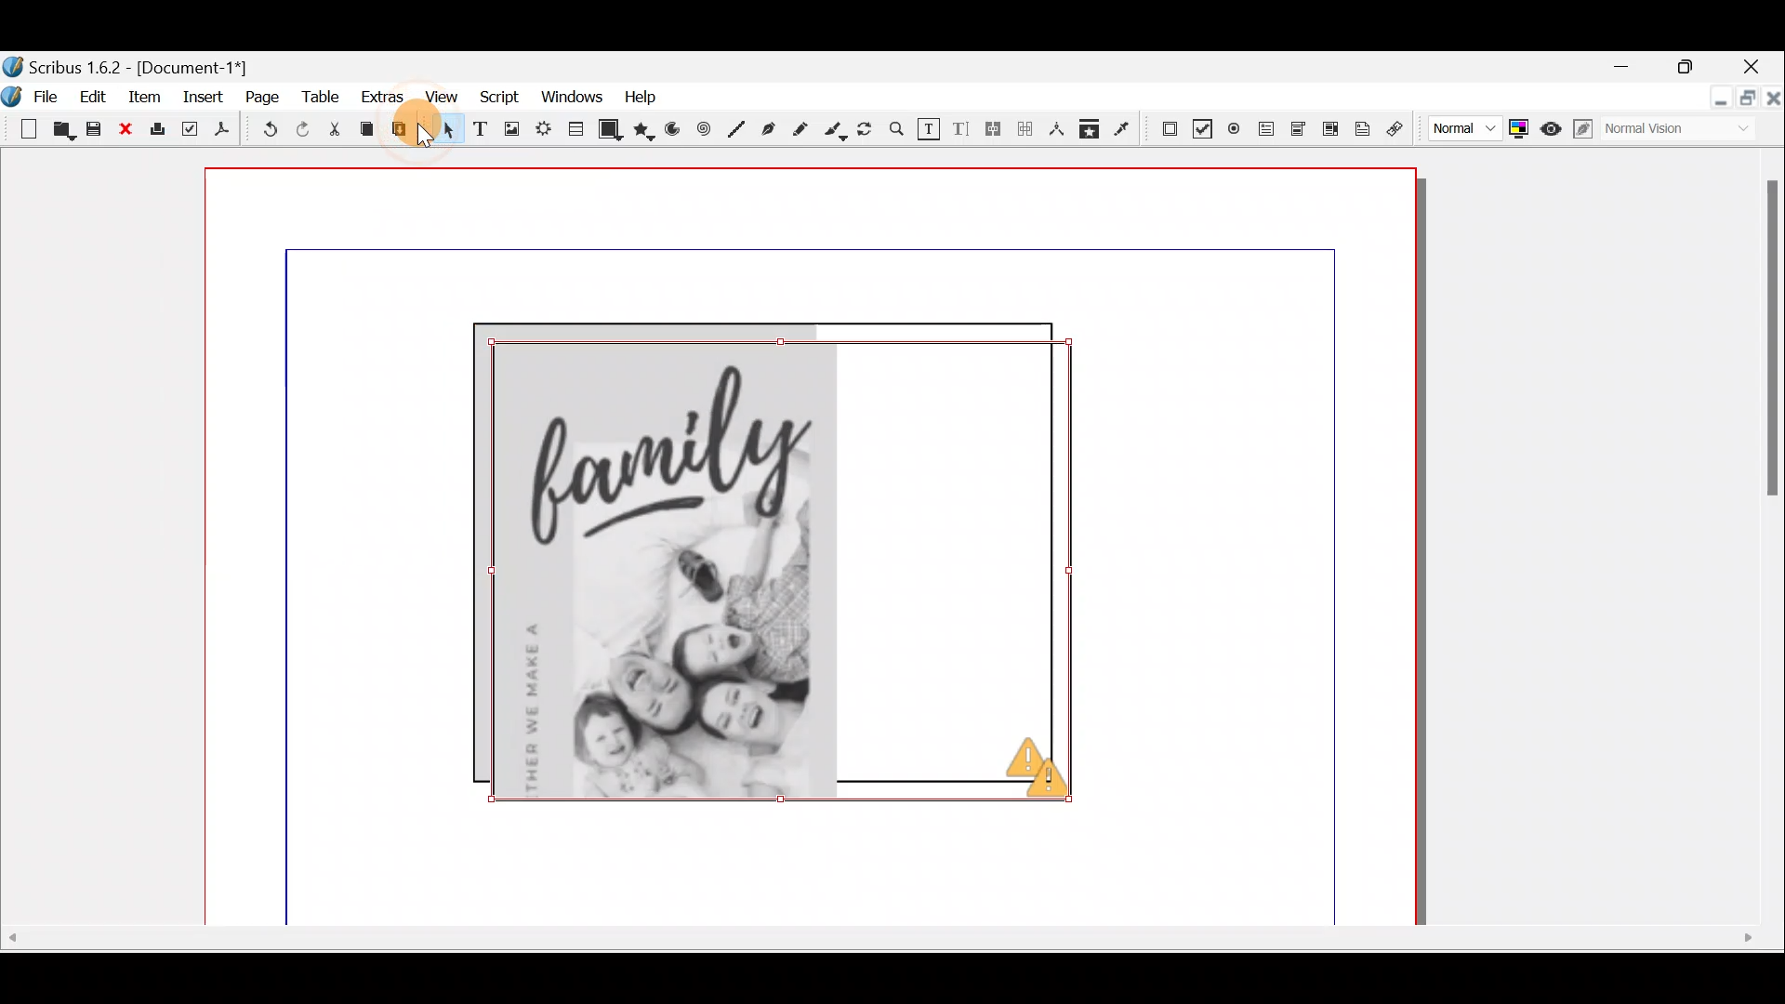 Image resolution: width=1785 pixels, height=1004 pixels. I want to click on Preflight verifier, so click(189, 128).